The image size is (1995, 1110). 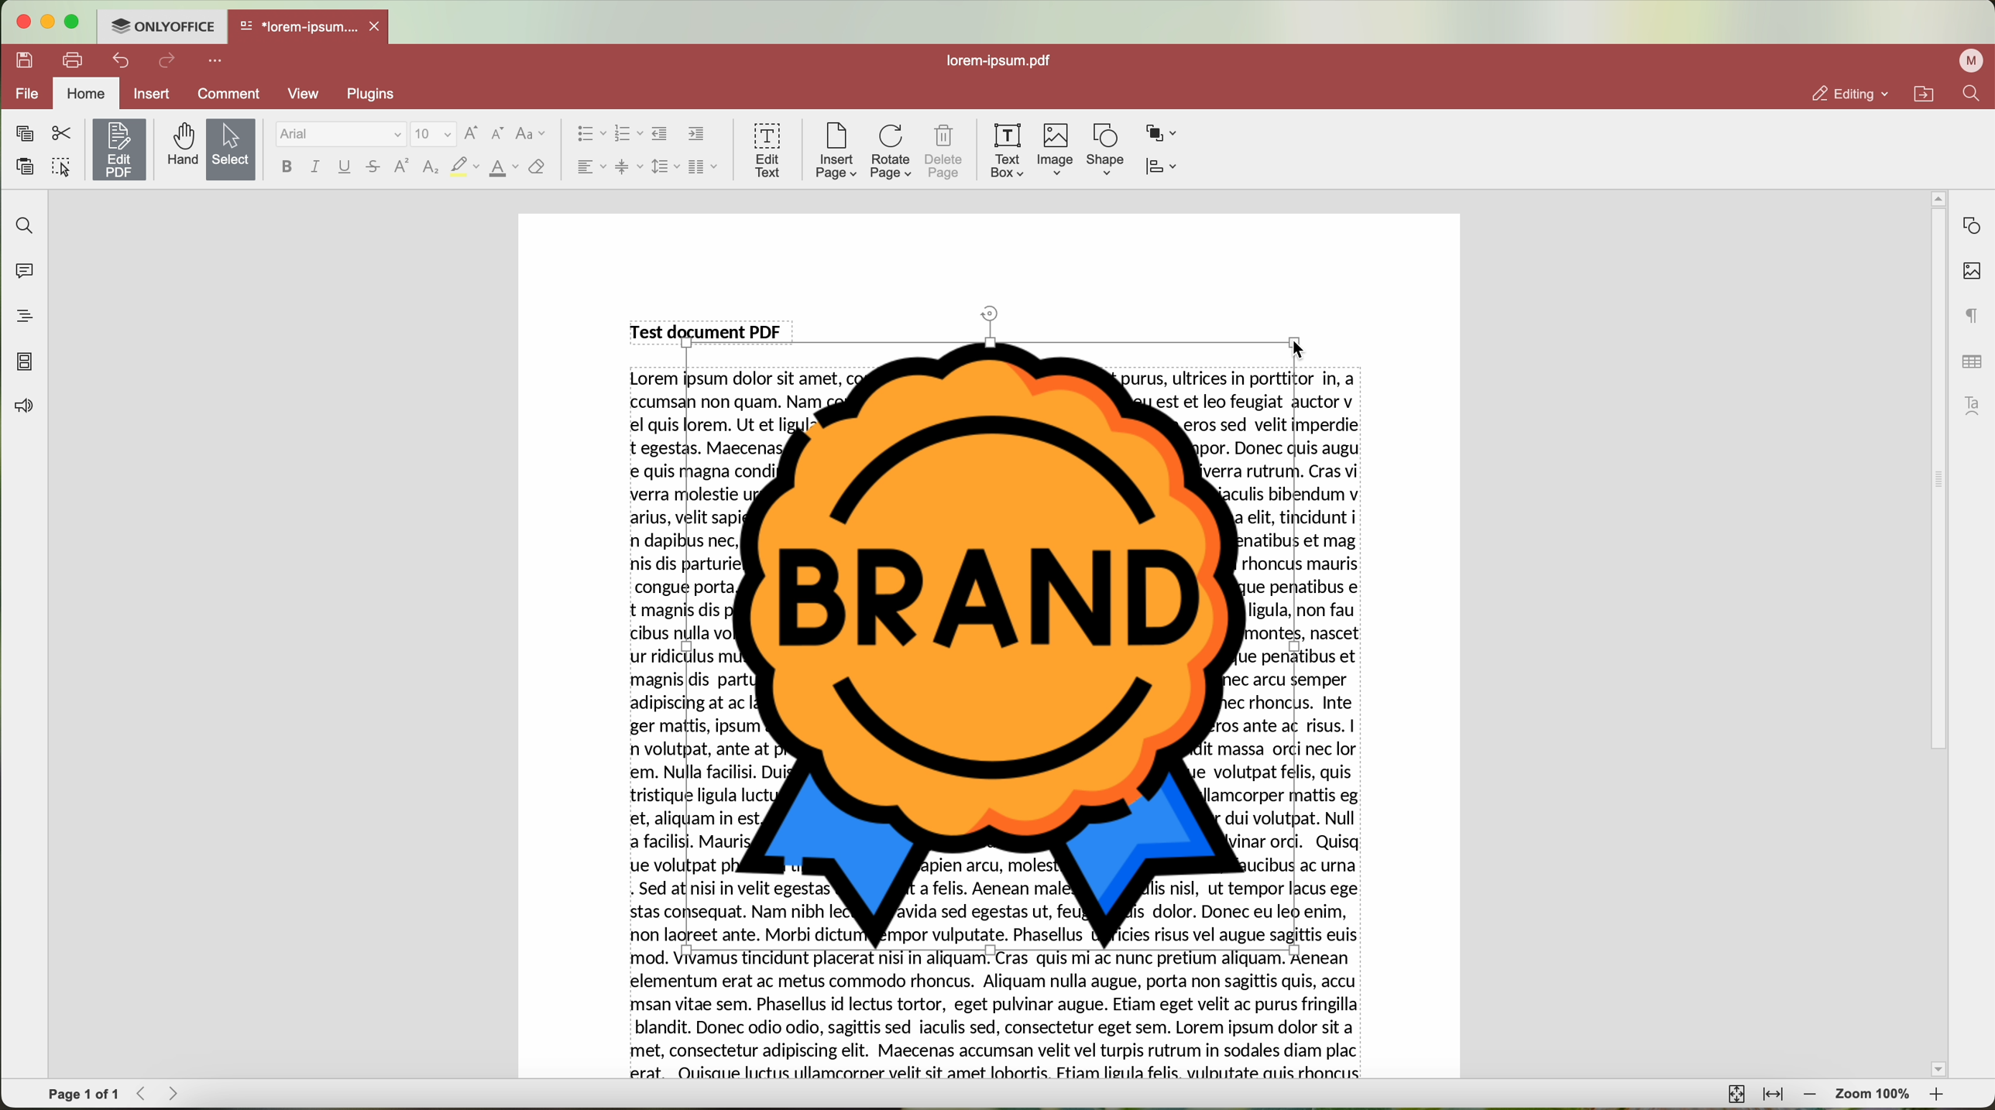 What do you see at coordinates (835, 151) in the screenshot?
I see `insert page` at bounding box center [835, 151].